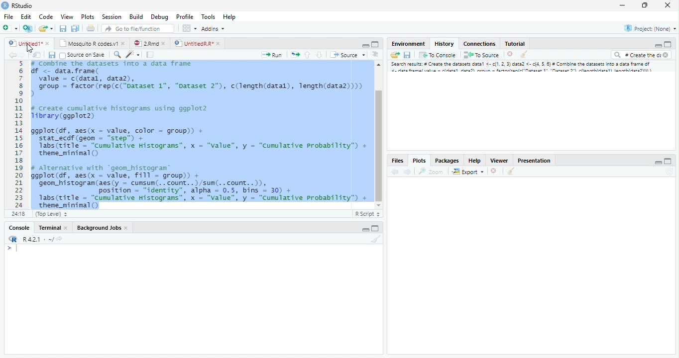 The height and width of the screenshot is (358, 679). Describe the element at coordinates (524, 68) in the screenshot. I see `Search result # create dataset data..` at that location.